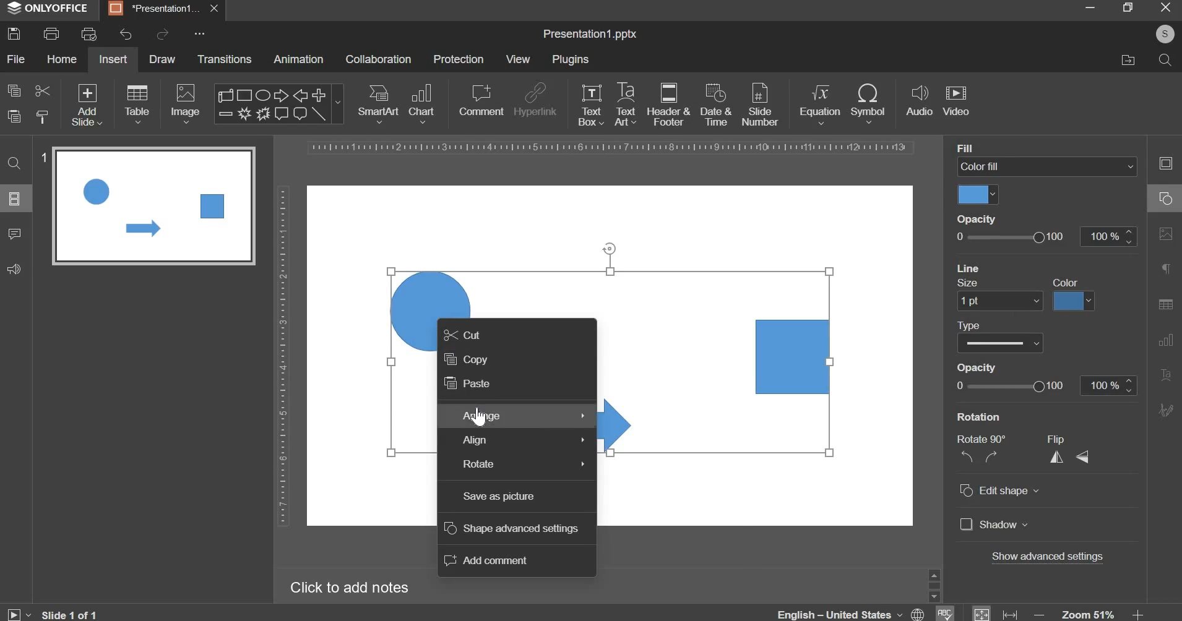 The image size is (1182, 621). Describe the element at coordinates (200, 36) in the screenshot. I see `options` at that location.